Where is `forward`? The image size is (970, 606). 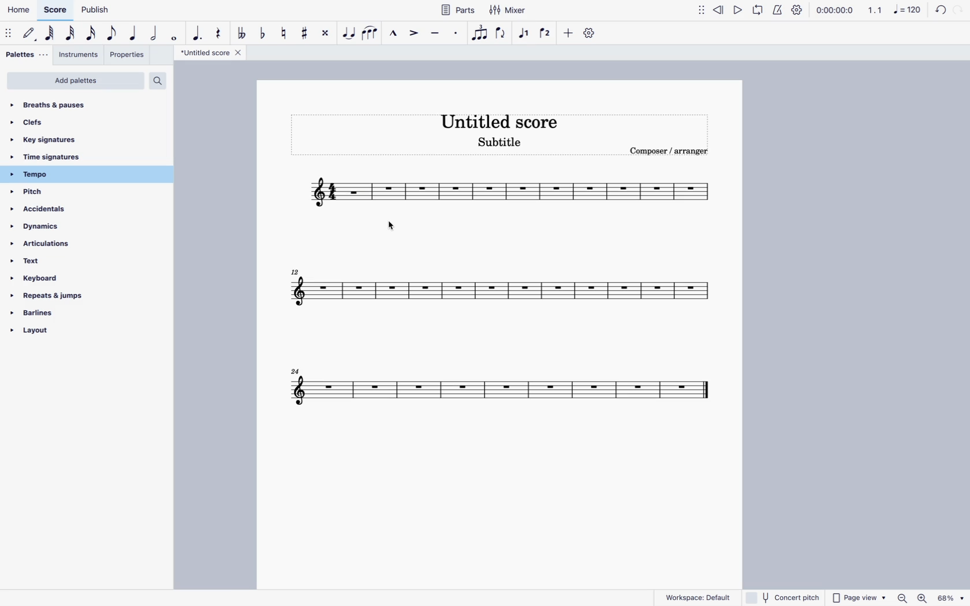 forward is located at coordinates (960, 11).